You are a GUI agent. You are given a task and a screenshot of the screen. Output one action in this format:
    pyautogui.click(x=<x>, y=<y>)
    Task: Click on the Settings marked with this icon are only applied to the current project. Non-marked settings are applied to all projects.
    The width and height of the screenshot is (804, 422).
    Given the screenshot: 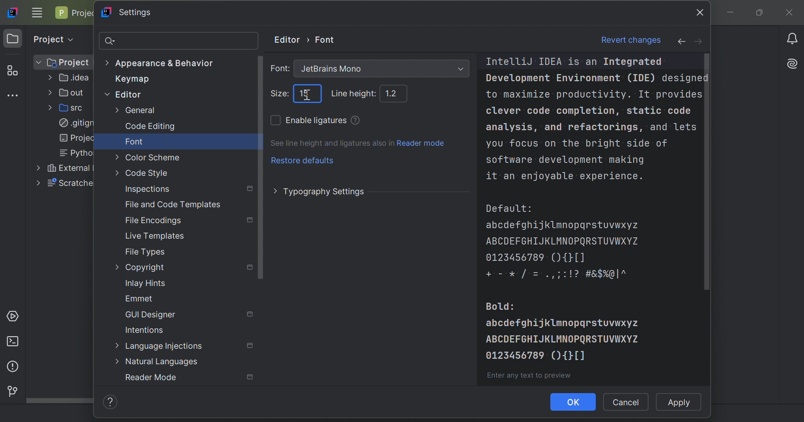 What is the action you would take?
    pyautogui.click(x=250, y=220)
    